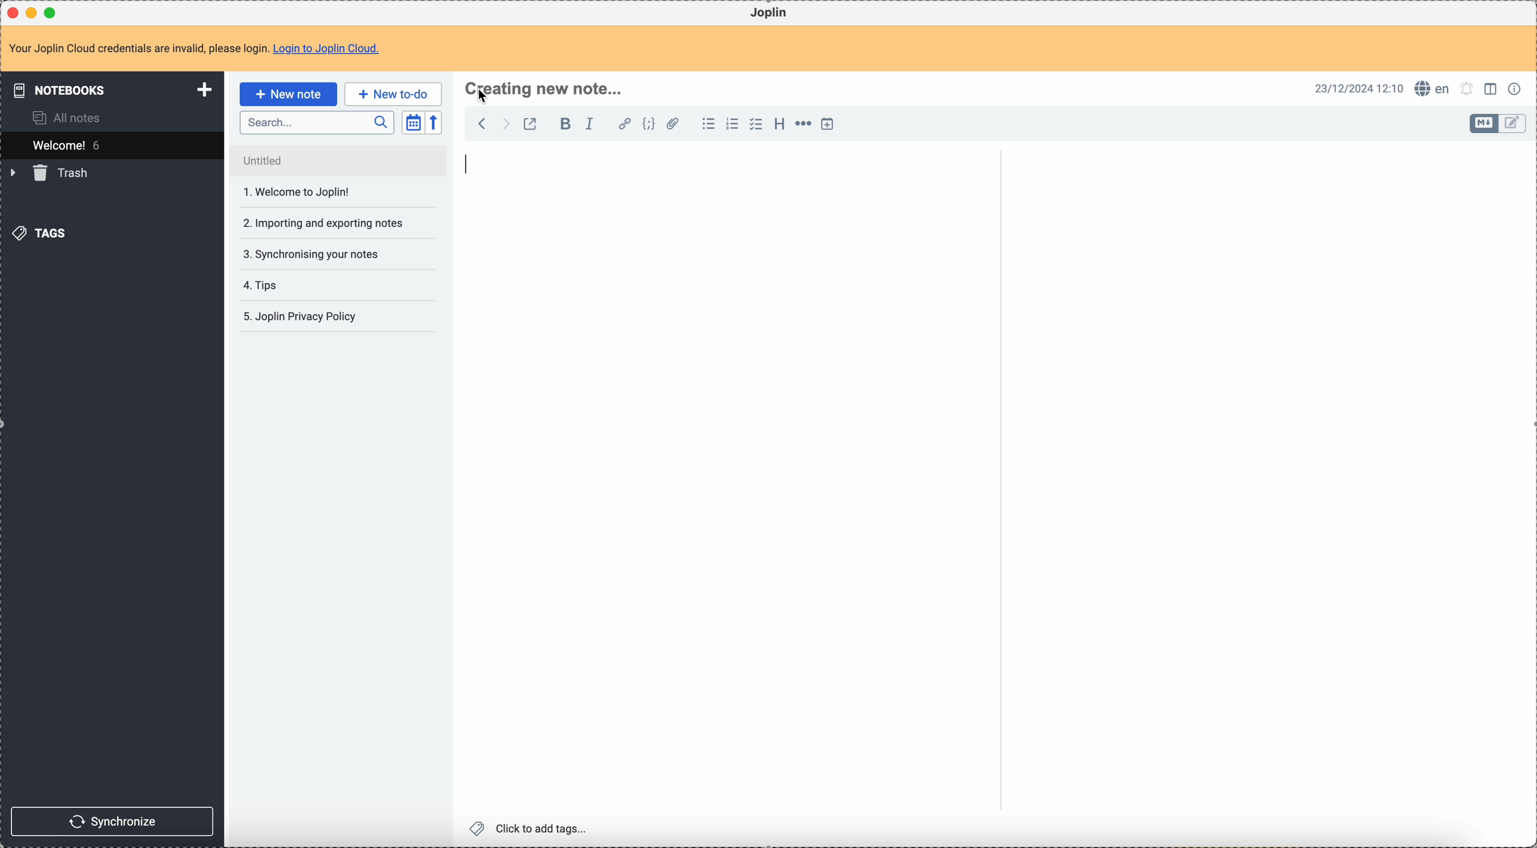 The width and height of the screenshot is (1537, 848). What do you see at coordinates (544, 90) in the screenshot?
I see `click on title` at bounding box center [544, 90].